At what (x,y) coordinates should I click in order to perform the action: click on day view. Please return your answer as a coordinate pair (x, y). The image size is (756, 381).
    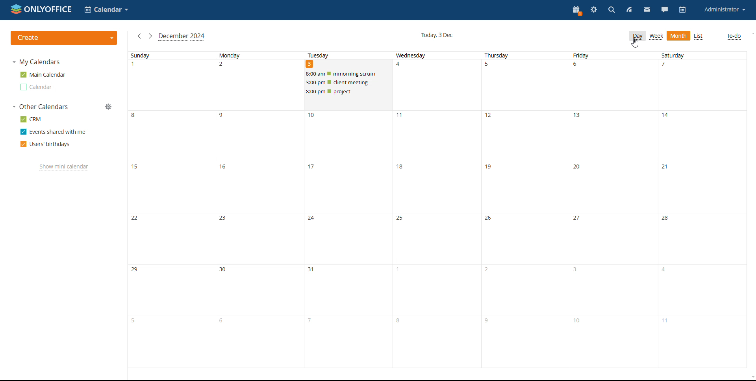
    Looking at the image, I should click on (637, 36).